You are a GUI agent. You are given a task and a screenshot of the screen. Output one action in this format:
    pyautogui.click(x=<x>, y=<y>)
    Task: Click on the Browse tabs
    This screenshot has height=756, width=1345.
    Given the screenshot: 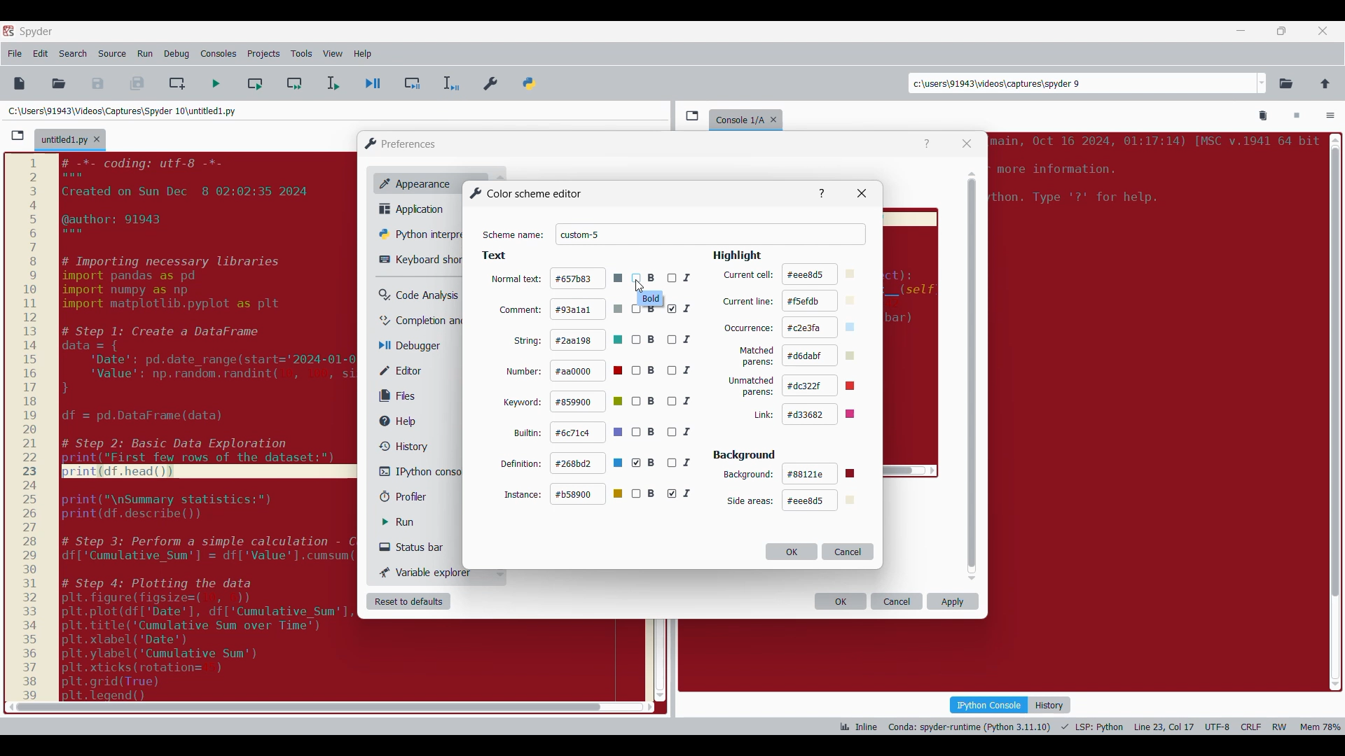 What is the action you would take?
    pyautogui.click(x=692, y=115)
    